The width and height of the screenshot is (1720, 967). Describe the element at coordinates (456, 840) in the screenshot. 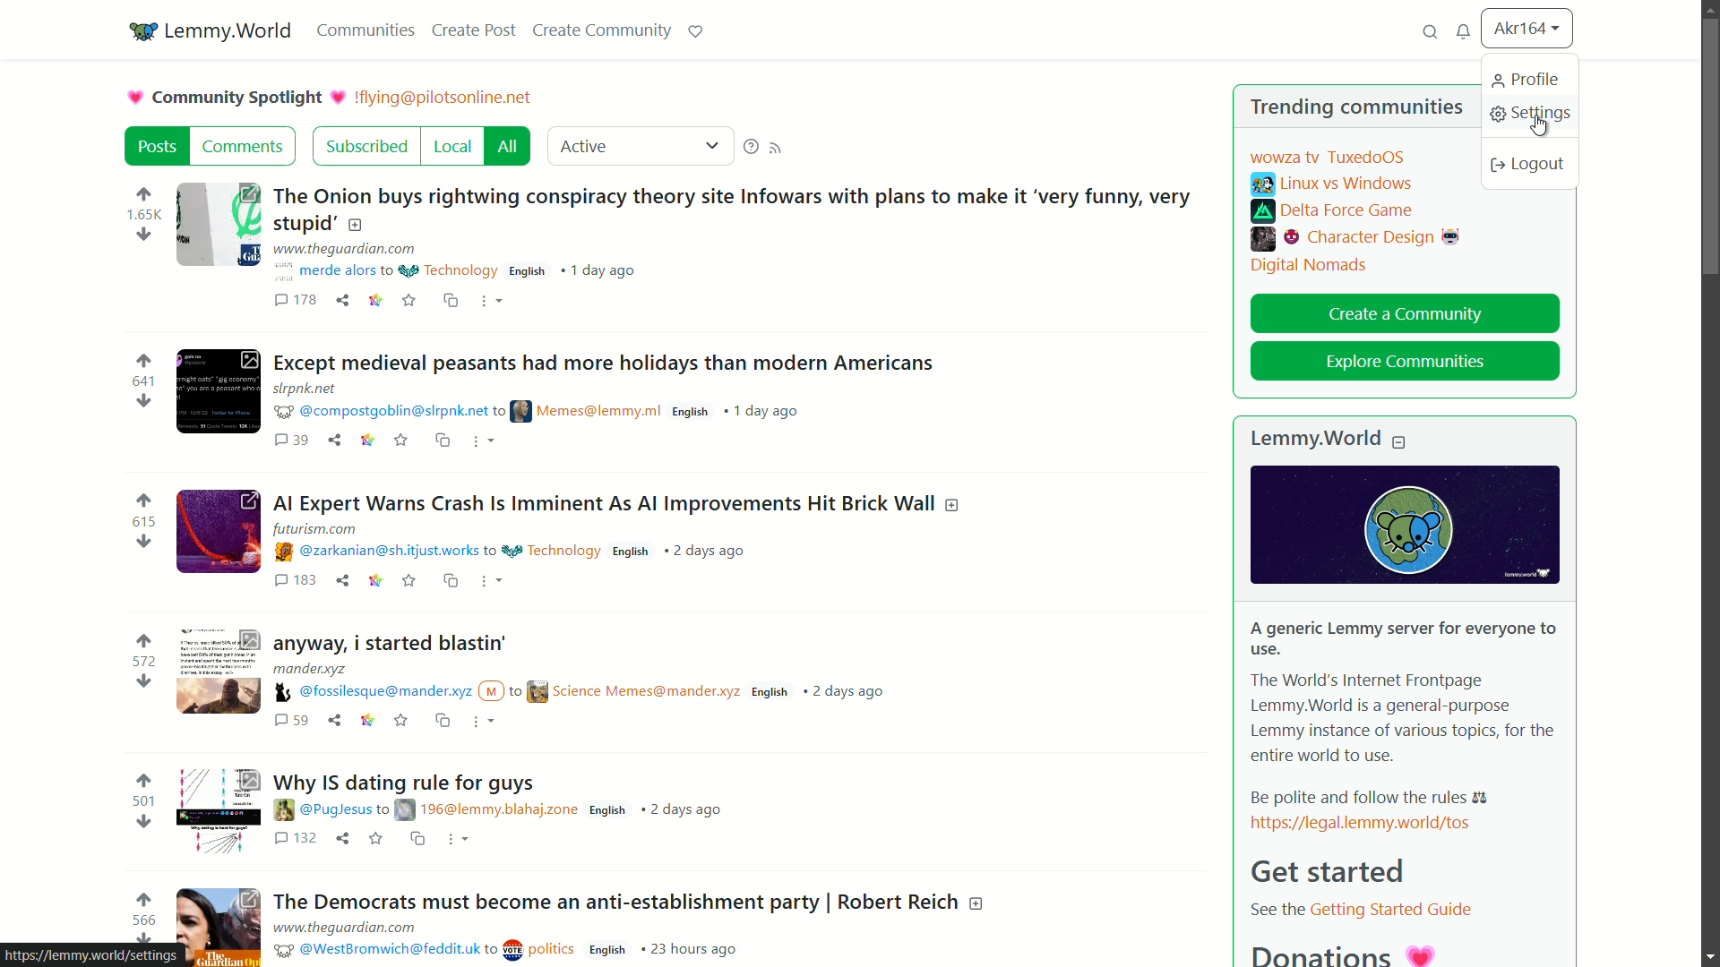

I see `more` at that location.